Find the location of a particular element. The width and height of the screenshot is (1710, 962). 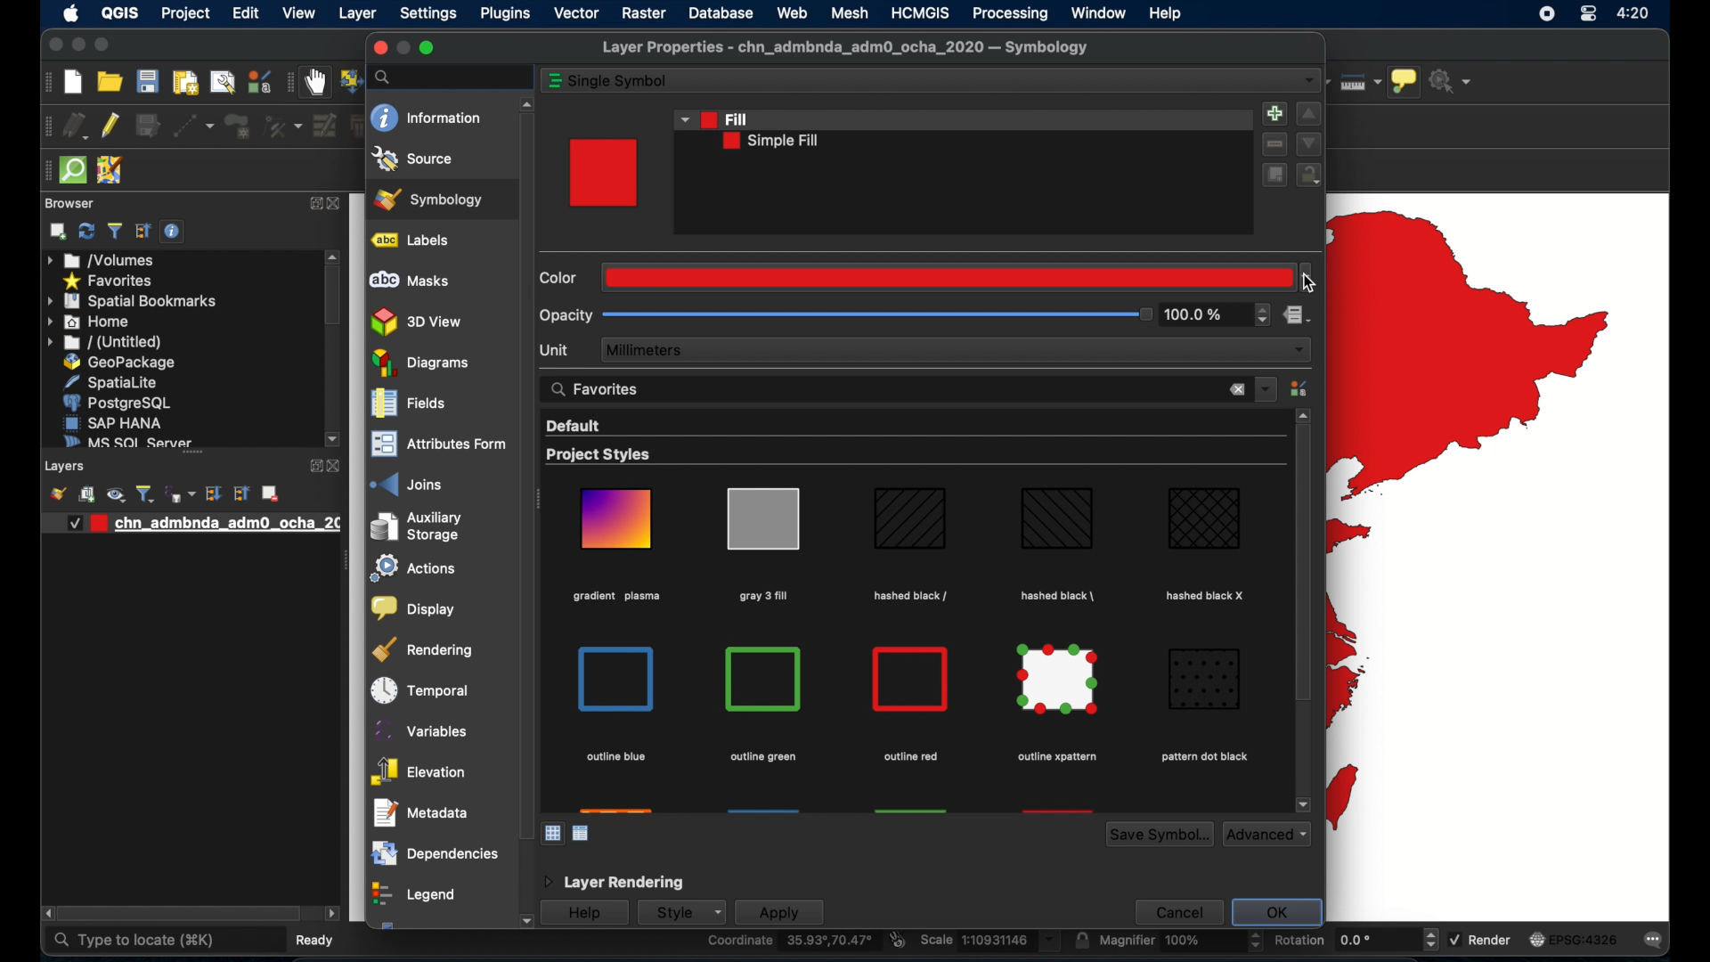

opacity slider is located at coordinates (876, 316).